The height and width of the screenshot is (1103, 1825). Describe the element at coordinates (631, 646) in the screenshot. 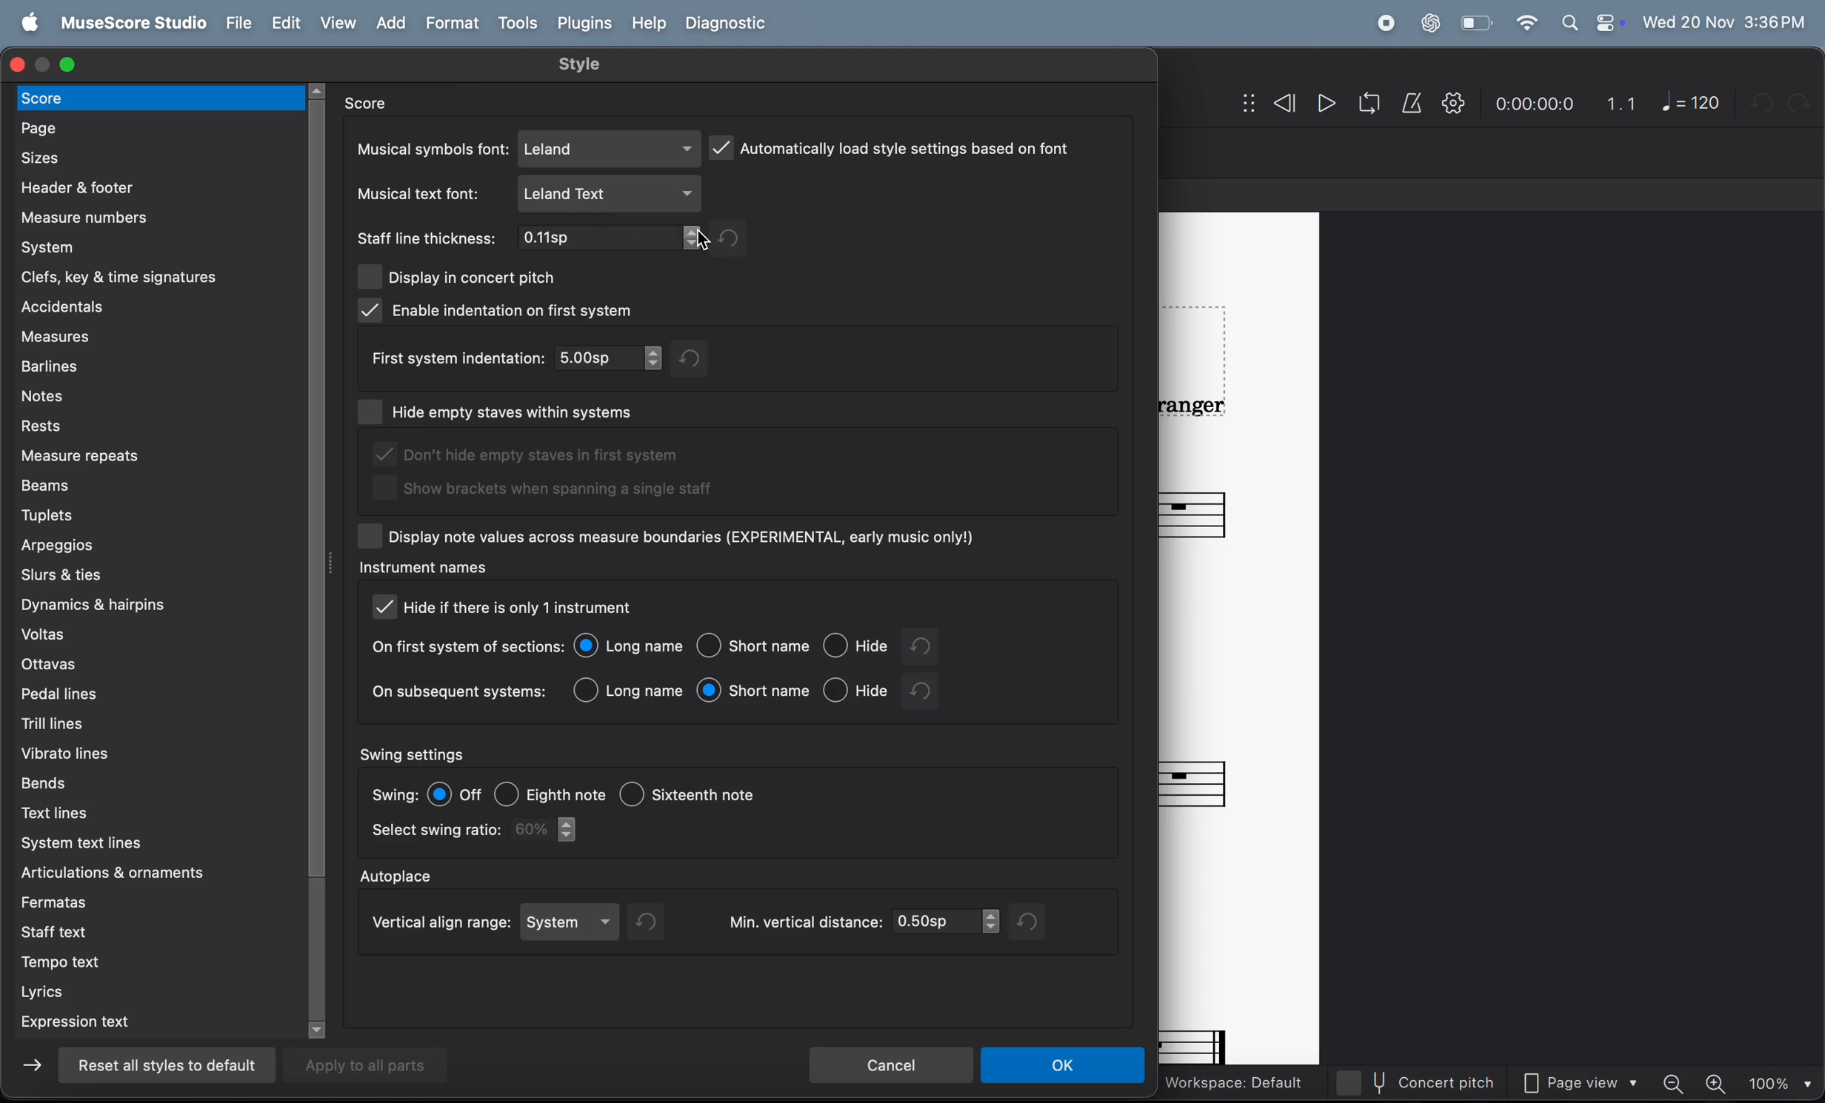

I see `long name` at that location.